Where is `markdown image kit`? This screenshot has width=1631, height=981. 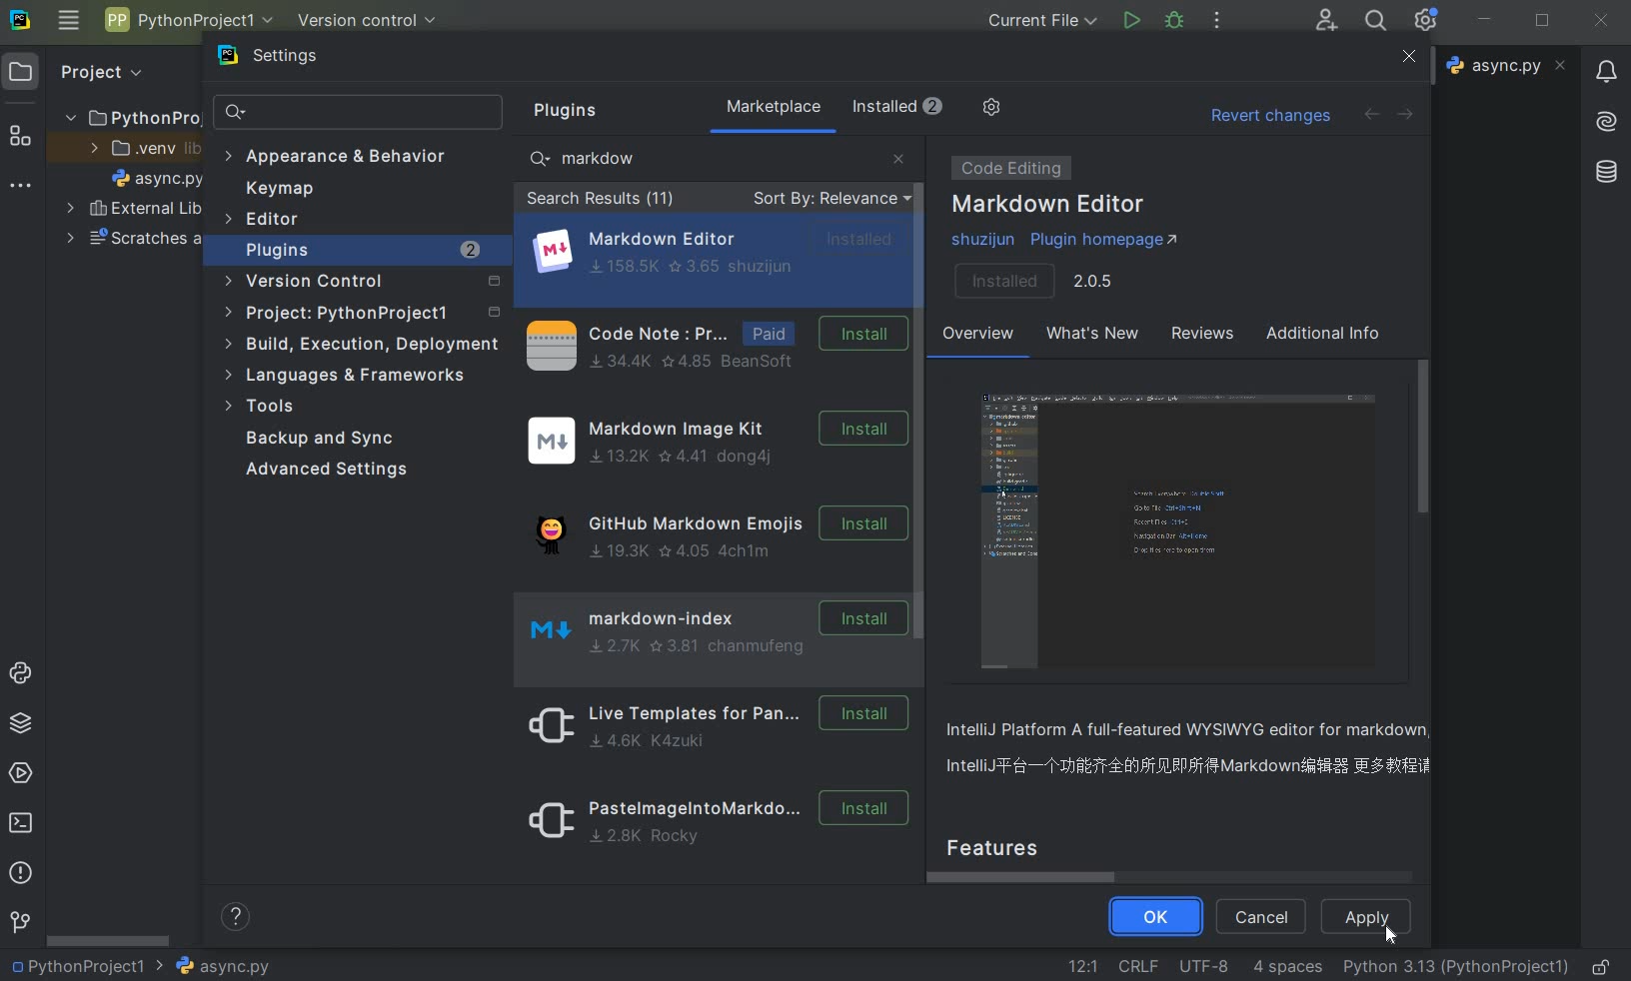 markdown image kit is located at coordinates (715, 442).